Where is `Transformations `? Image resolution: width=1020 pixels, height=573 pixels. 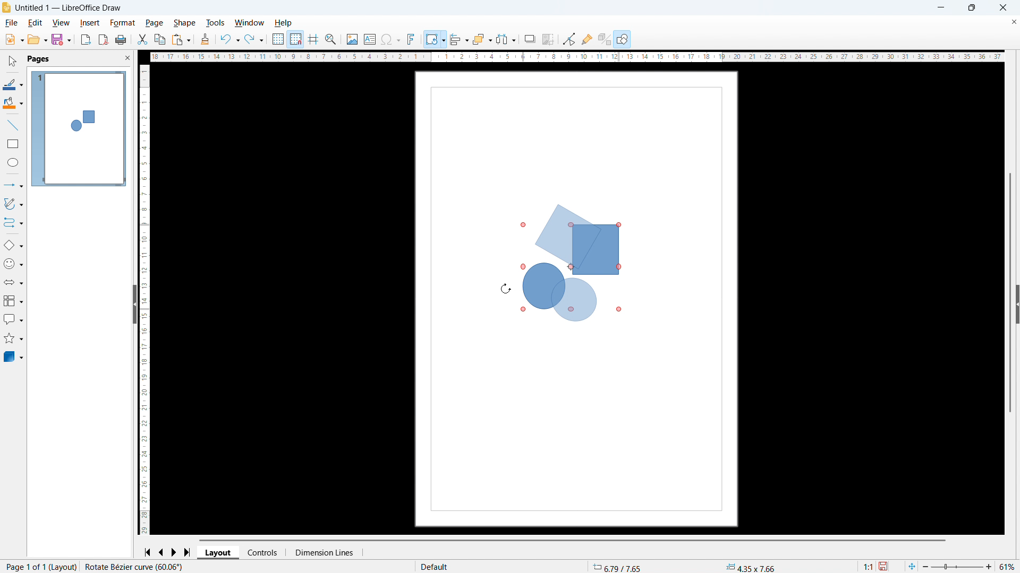 Transformations  is located at coordinates (435, 39).